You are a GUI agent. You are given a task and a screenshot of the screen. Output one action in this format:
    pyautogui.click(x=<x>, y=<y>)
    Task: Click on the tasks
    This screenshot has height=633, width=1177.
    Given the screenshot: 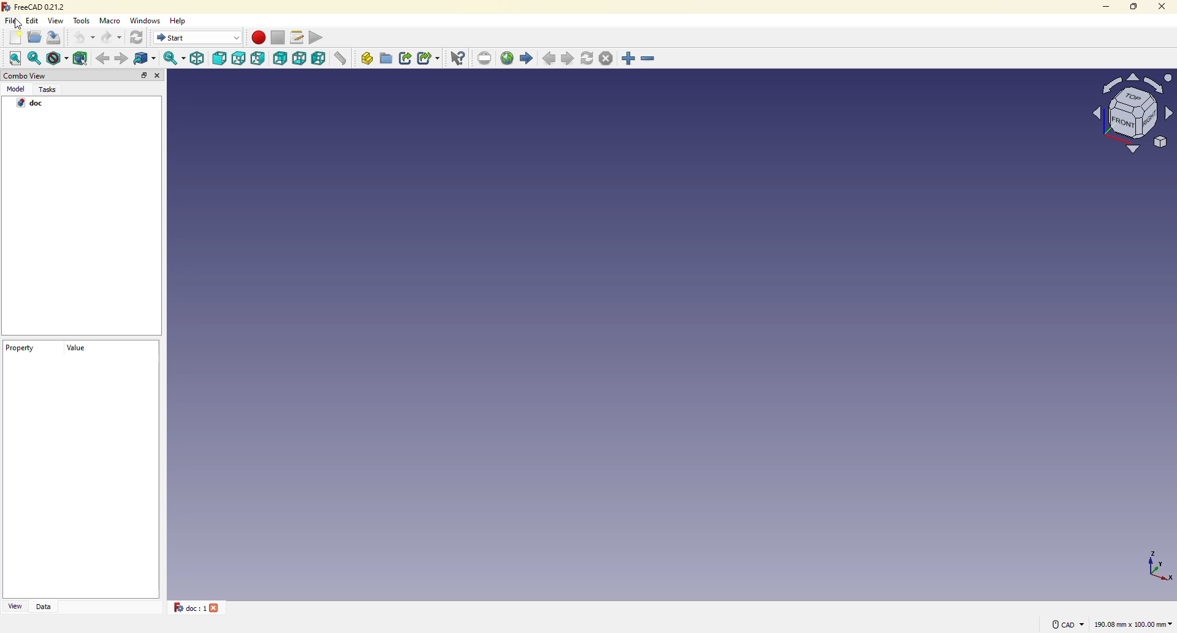 What is the action you would take?
    pyautogui.click(x=50, y=90)
    